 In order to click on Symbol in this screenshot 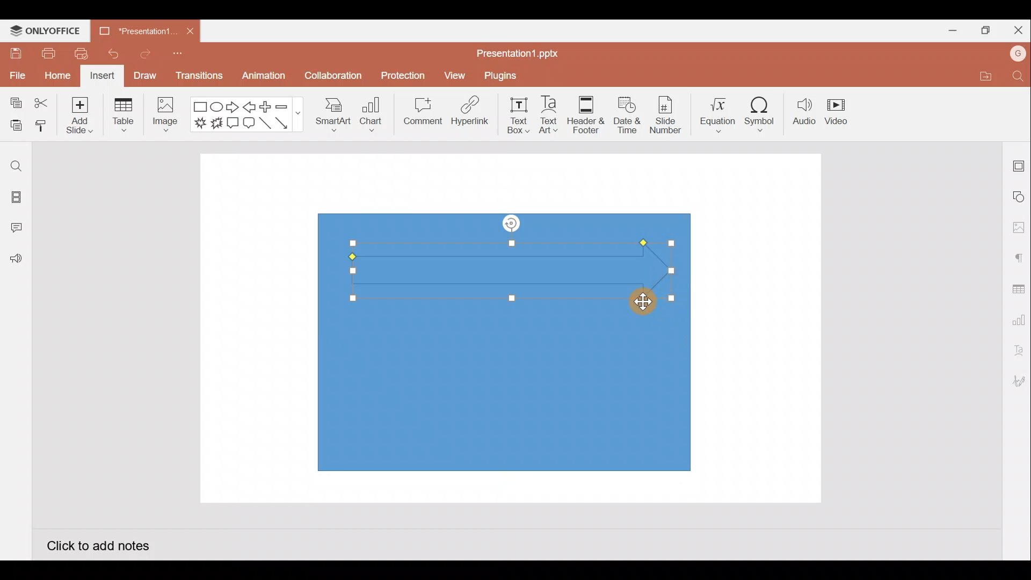, I will do `click(760, 112)`.